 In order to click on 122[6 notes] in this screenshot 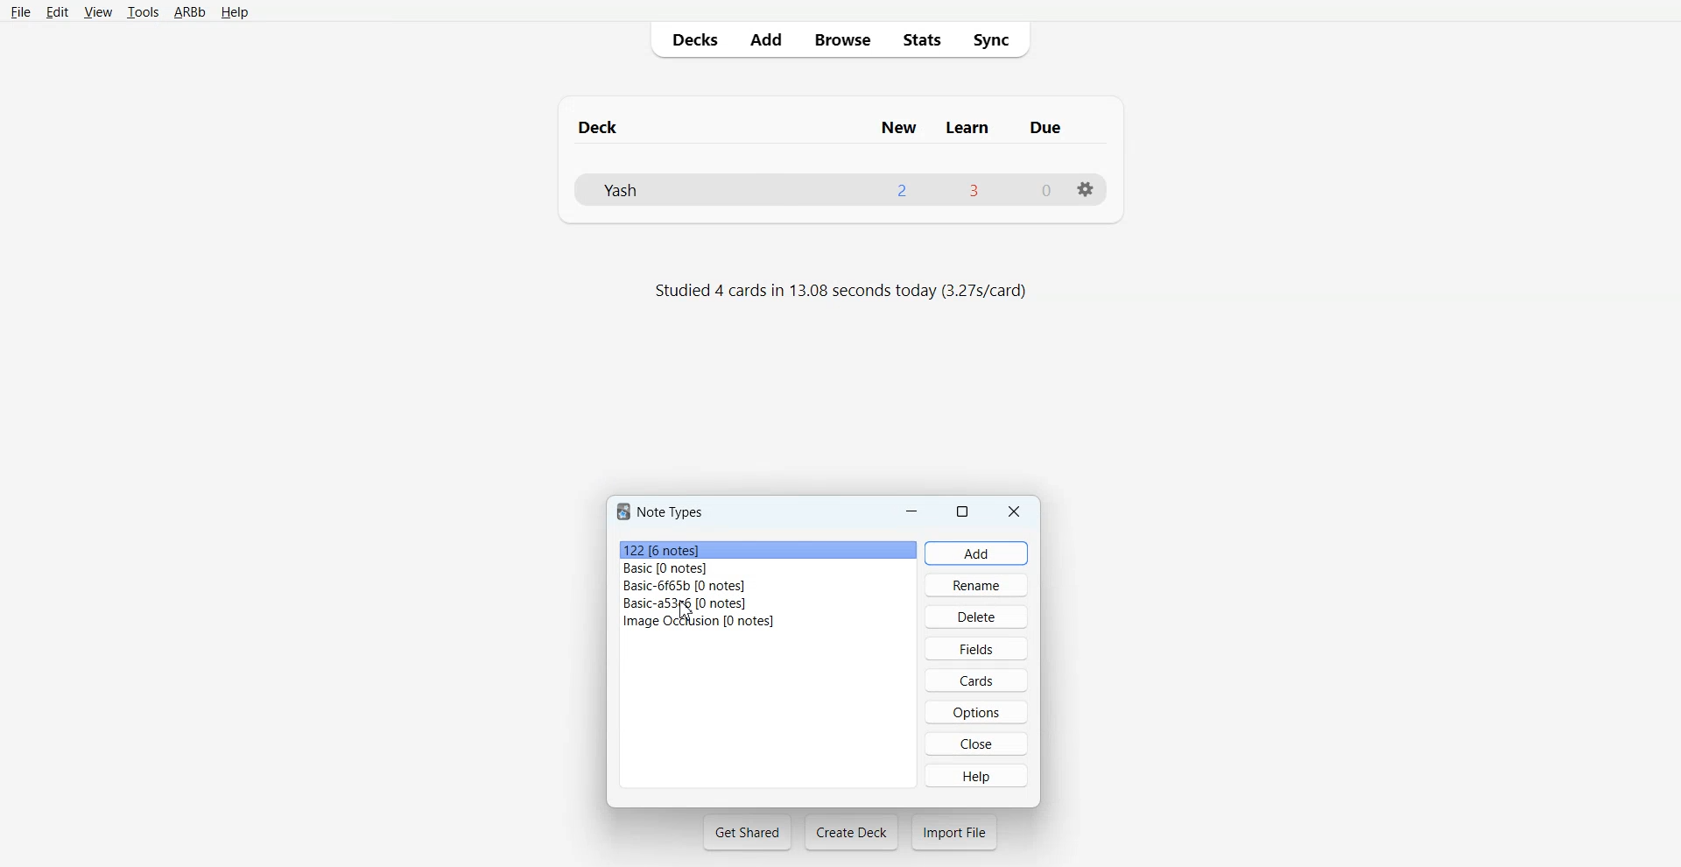, I will do `click(766, 548)`.